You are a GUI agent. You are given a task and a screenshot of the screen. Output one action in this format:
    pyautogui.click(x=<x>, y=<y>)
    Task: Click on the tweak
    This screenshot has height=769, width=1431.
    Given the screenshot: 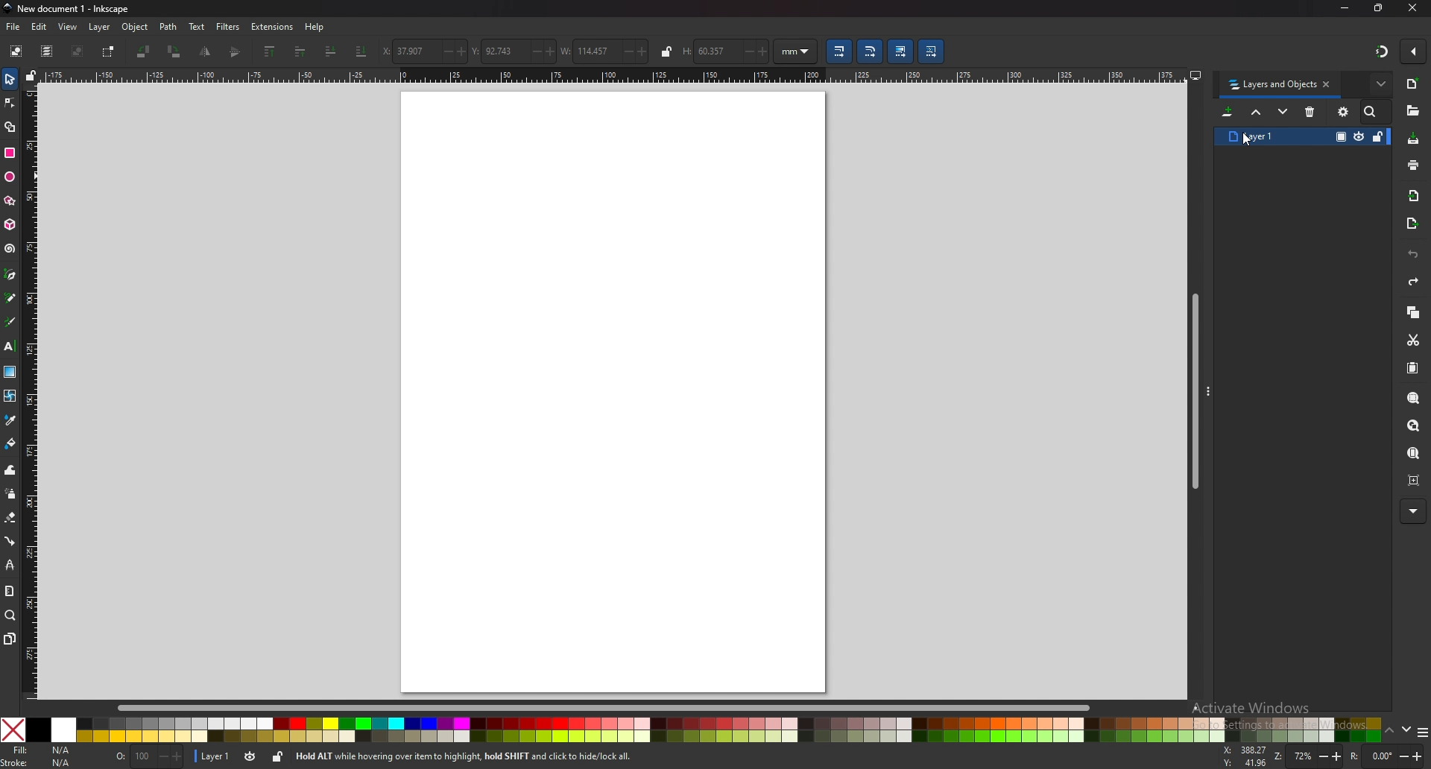 What is the action you would take?
    pyautogui.click(x=10, y=470)
    